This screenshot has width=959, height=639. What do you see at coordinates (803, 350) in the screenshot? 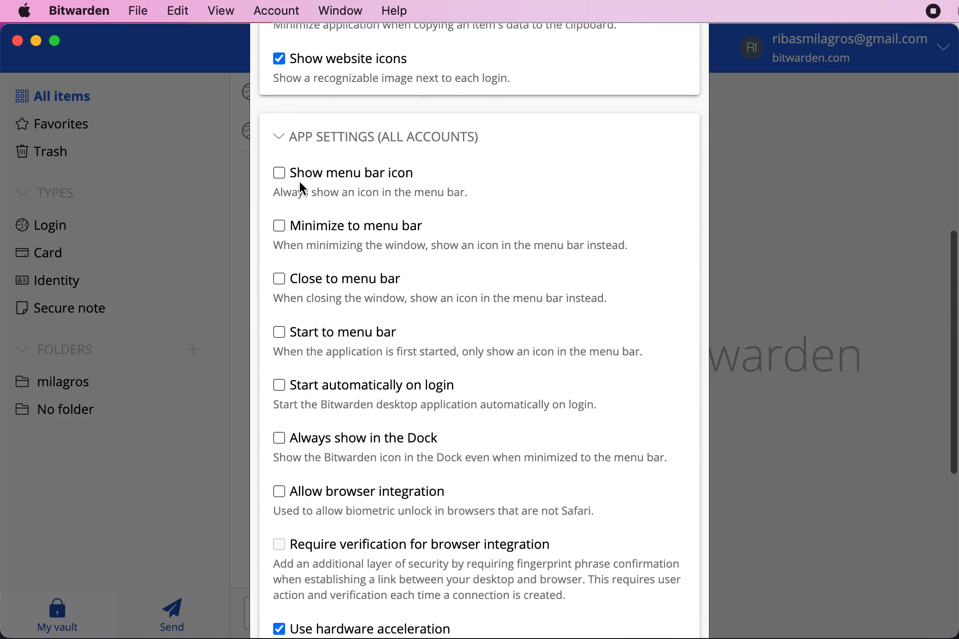
I see `bitwarden logo` at bounding box center [803, 350].